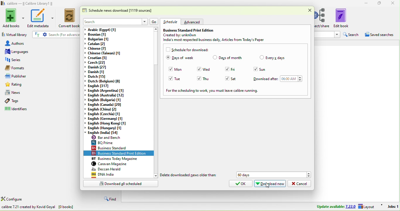 This screenshot has width=400, height=211. What do you see at coordinates (300, 79) in the screenshot?
I see `Drop down` at bounding box center [300, 79].